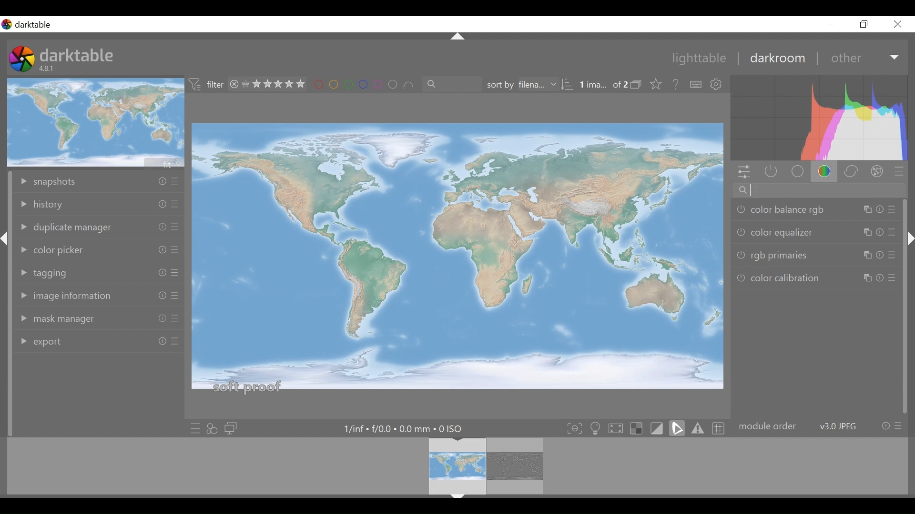  I want to click on toggle gamut checking, so click(698, 428).